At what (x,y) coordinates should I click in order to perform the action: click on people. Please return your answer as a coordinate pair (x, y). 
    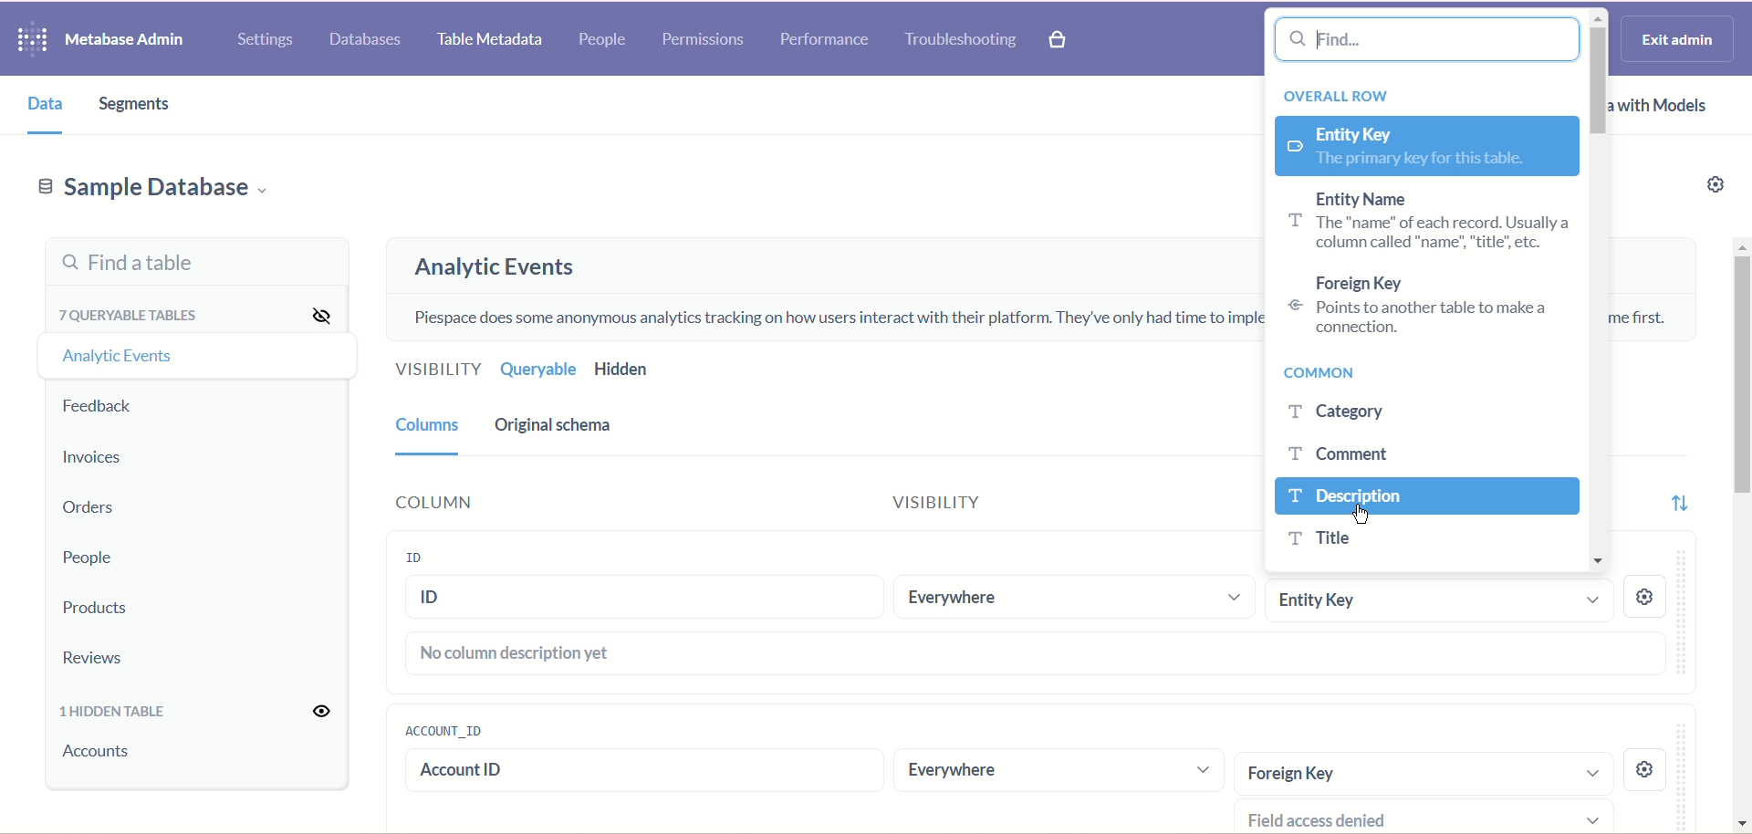
    Looking at the image, I should click on (601, 41).